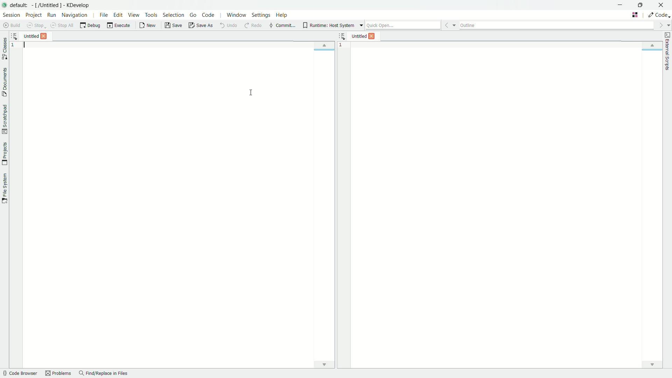 This screenshot has height=378, width=672. Describe the element at coordinates (11, 15) in the screenshot. I see `session menu` at that location.